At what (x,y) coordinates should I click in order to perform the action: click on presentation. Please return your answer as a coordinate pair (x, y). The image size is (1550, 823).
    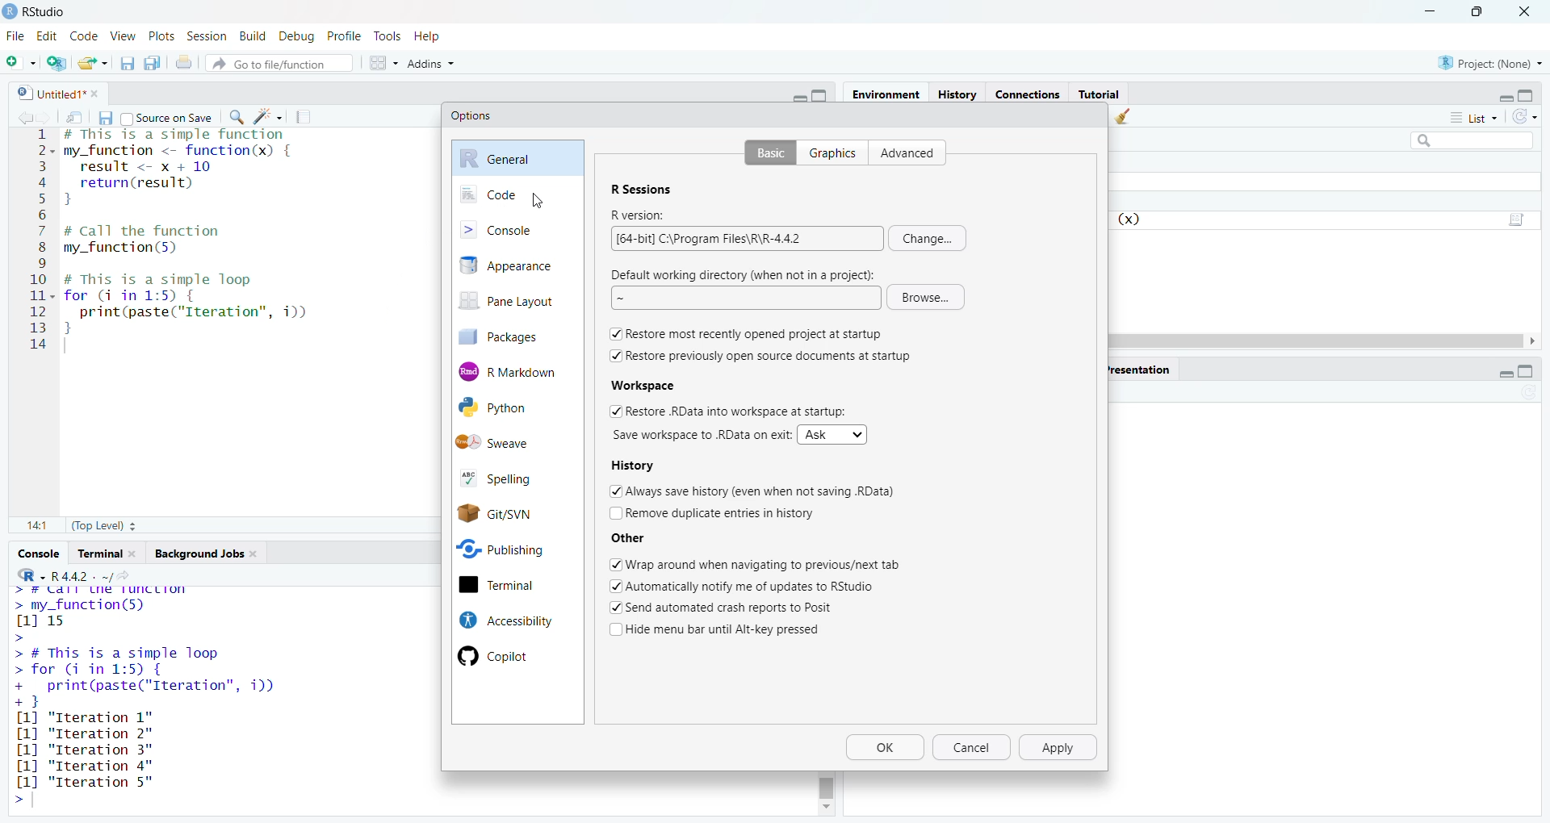
    Looking at the image, I should click on (1142, 368).